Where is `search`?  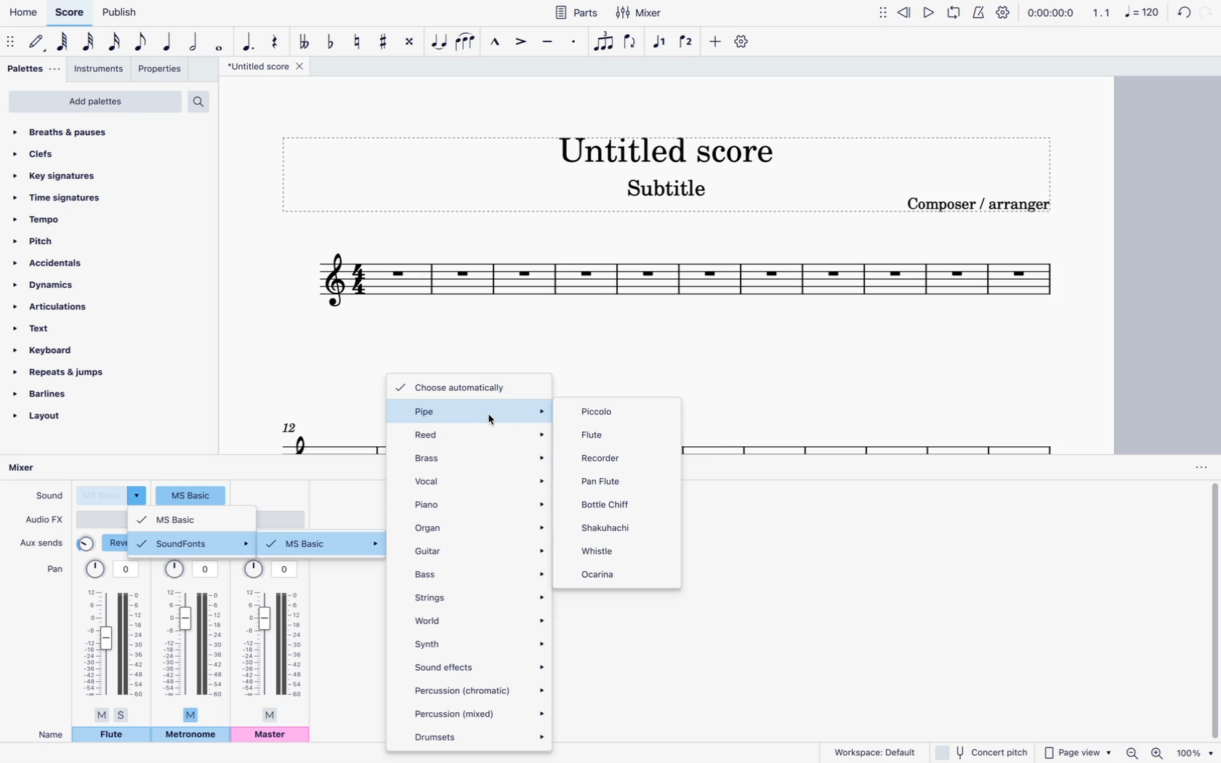
search is located at coordinates (203, 101).